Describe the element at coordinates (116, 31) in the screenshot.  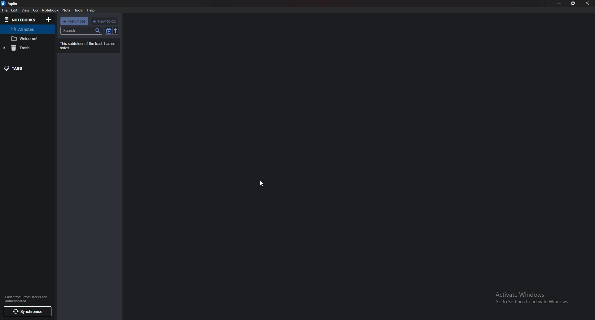
I see `reverse sort order` at that location.